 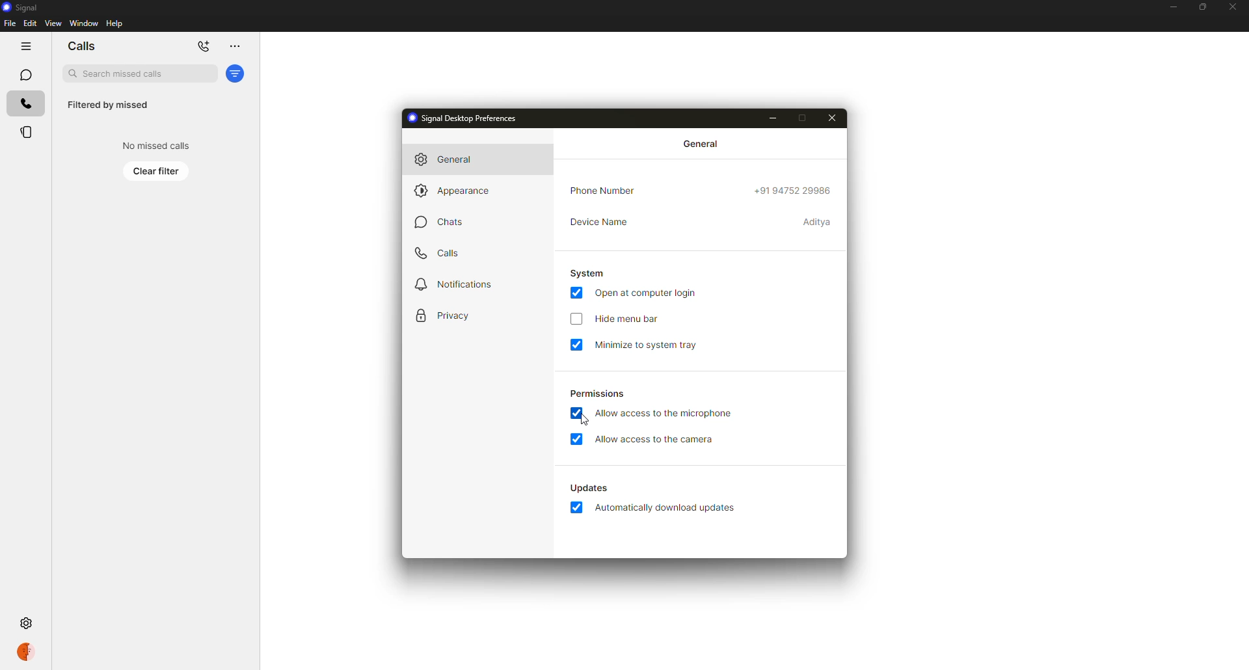 I want to click on calls, so click(x=435, y=254).